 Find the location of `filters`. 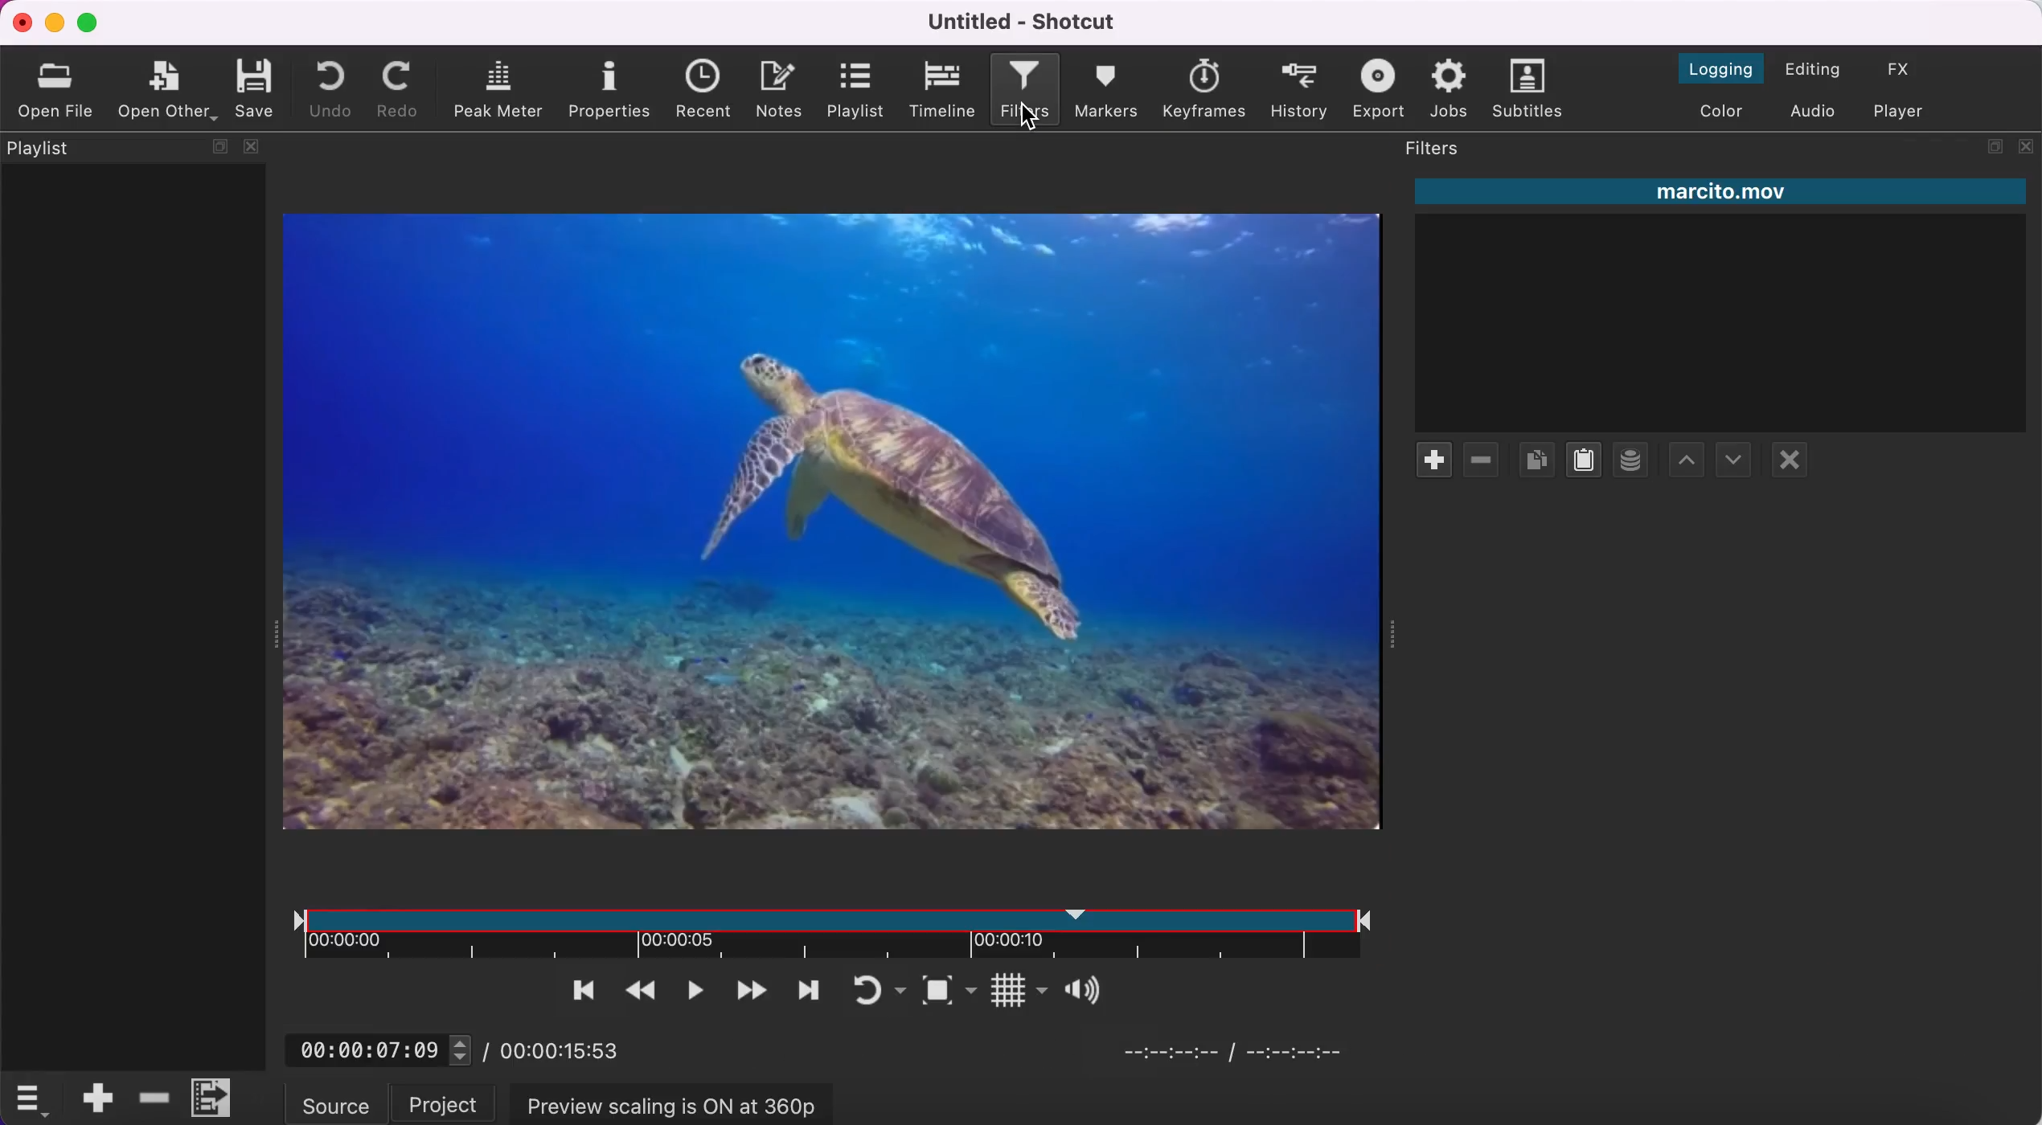

filters is located at coordinates (1021, 91).